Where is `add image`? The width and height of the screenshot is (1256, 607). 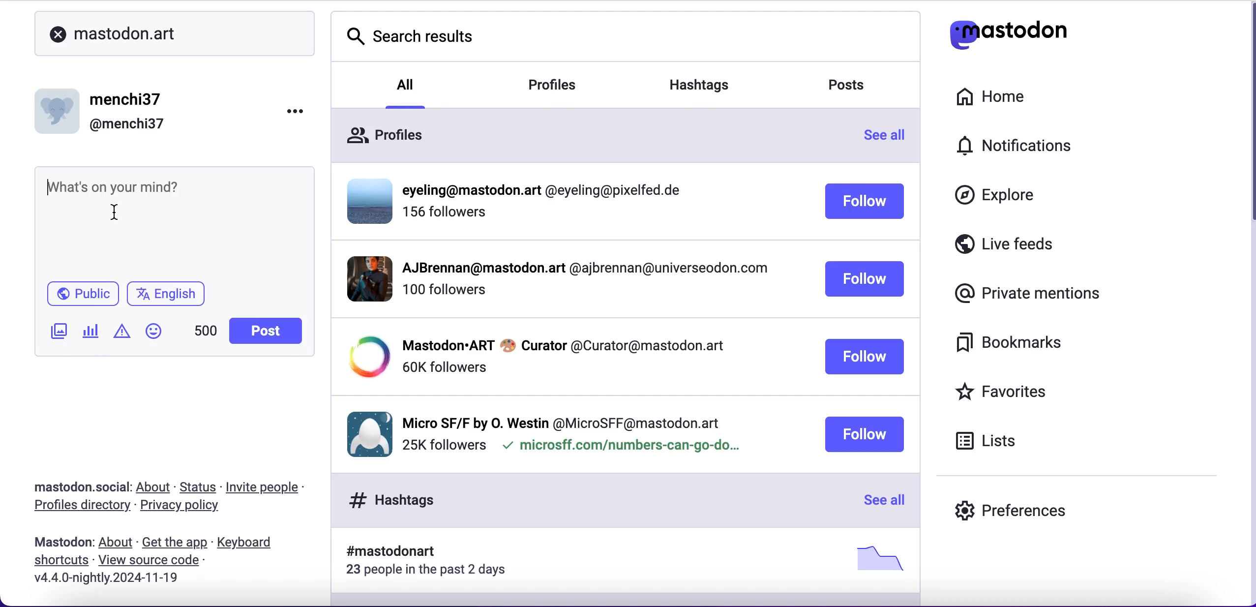 add image is located at coordinates (57, 332).